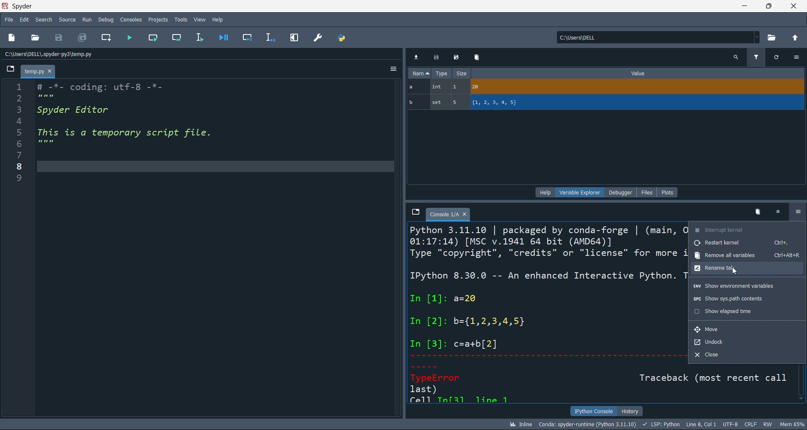 This screenshot has height=430, width=807. What do you see at coordinates (544, 192) in the screenshot?
I see `help` at bounding box center [544, 192].